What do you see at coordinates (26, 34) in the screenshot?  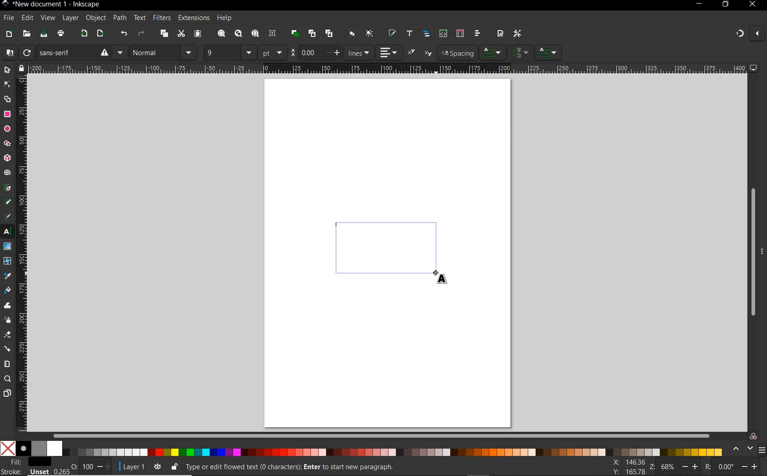 I see `open file dialog` at bounding box center [26, 34].